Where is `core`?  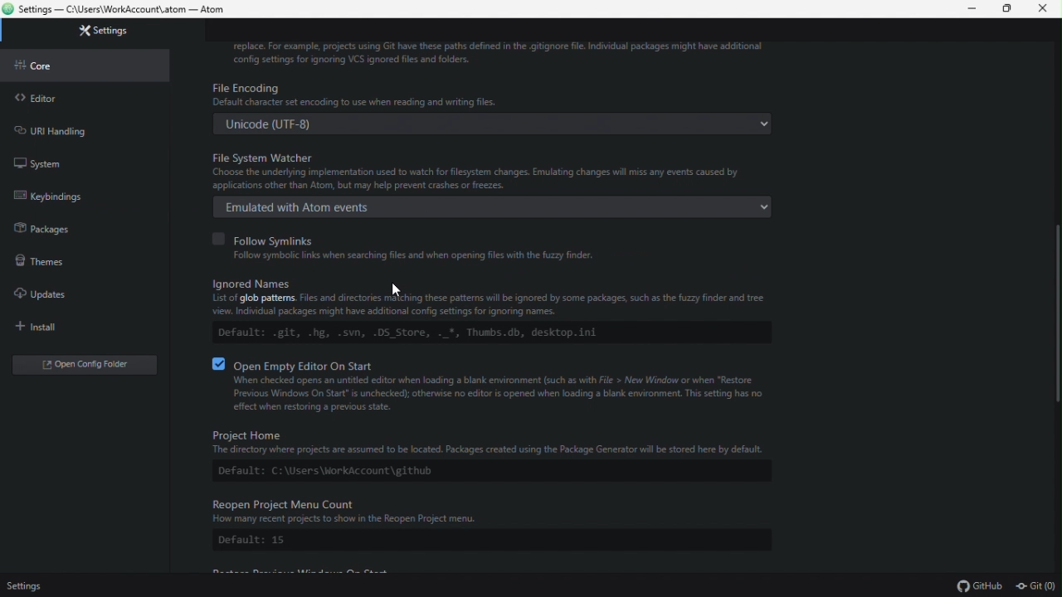
core is located at coordinates (85, 64).